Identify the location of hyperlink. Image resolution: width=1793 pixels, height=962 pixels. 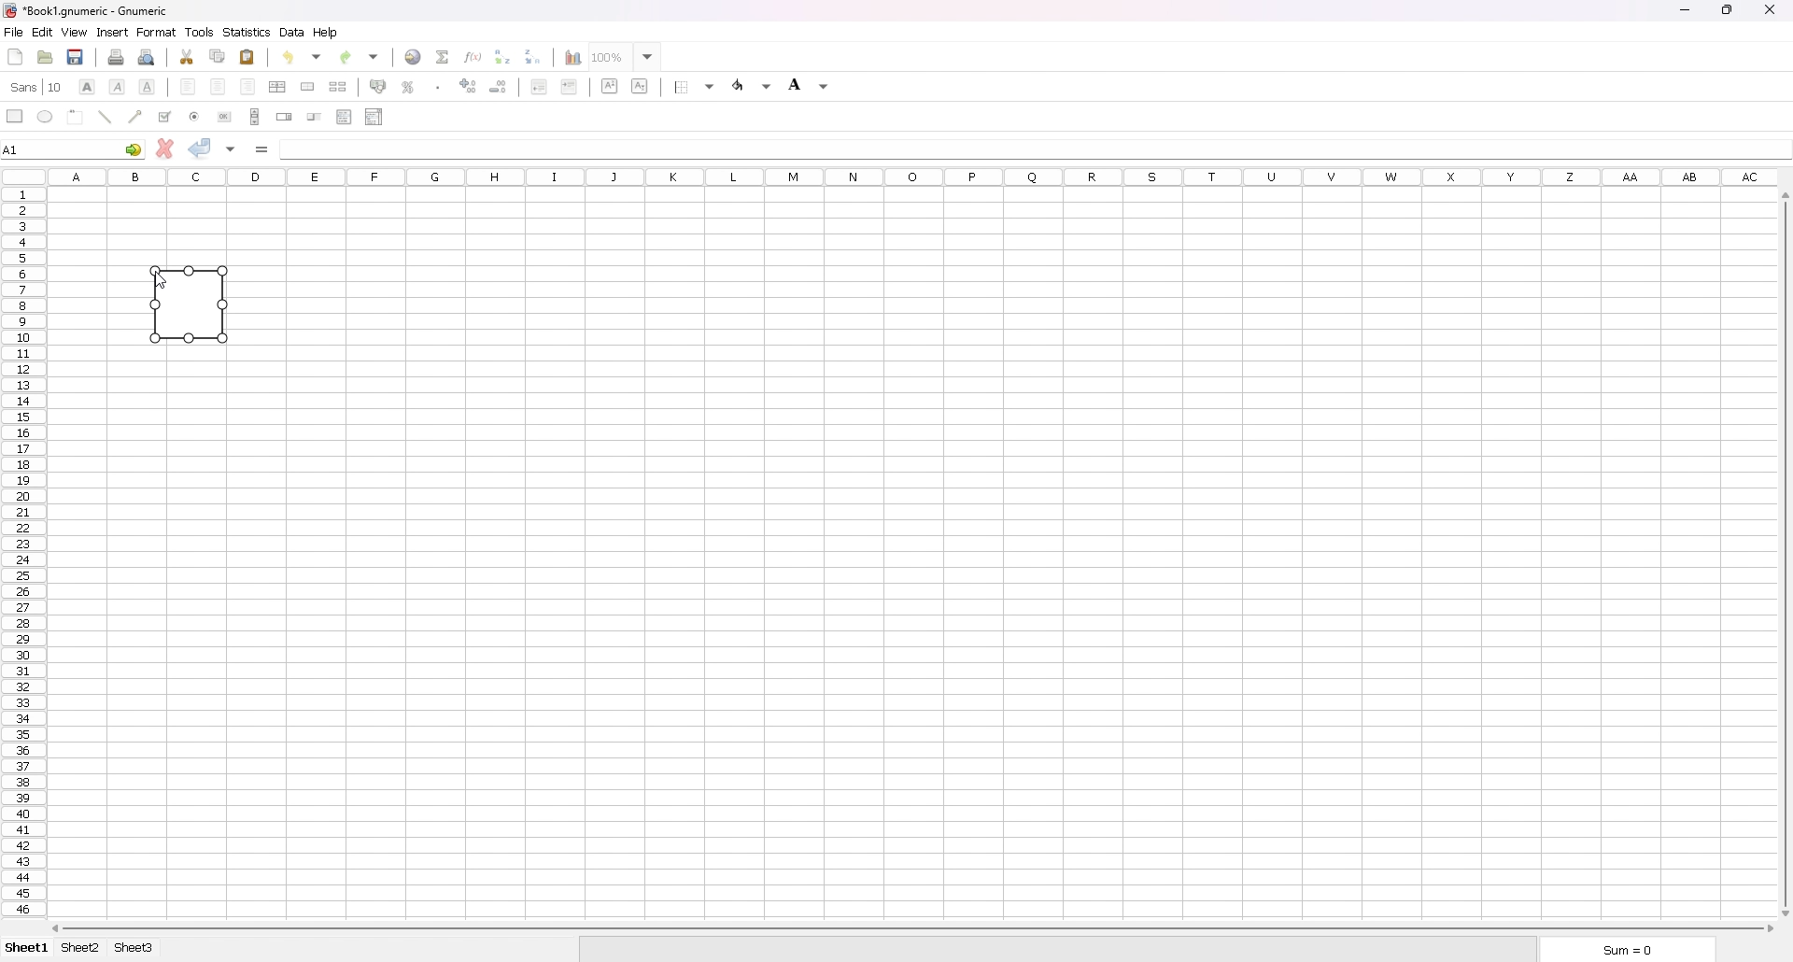
(412, 56).